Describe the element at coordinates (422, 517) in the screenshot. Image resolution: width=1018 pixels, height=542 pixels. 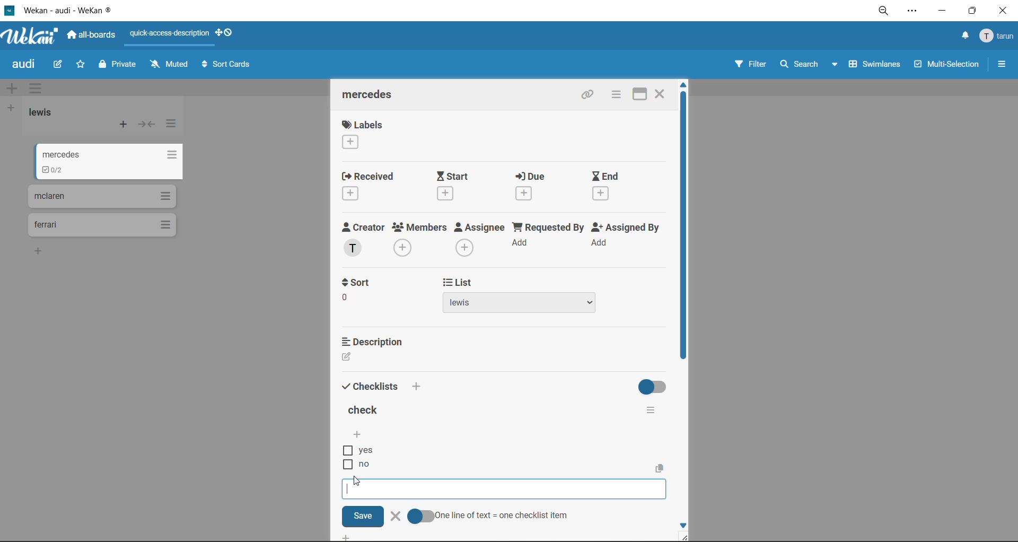
I see `Check` at that location.